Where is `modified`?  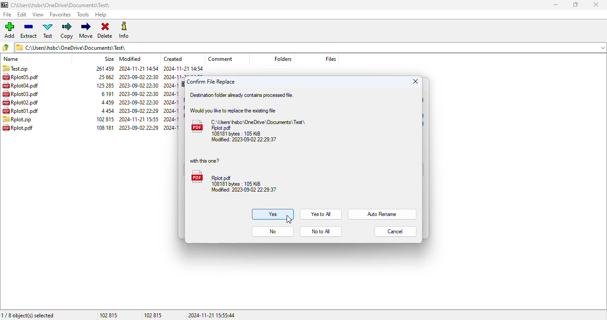 modified is located at coordinates (130, 59).